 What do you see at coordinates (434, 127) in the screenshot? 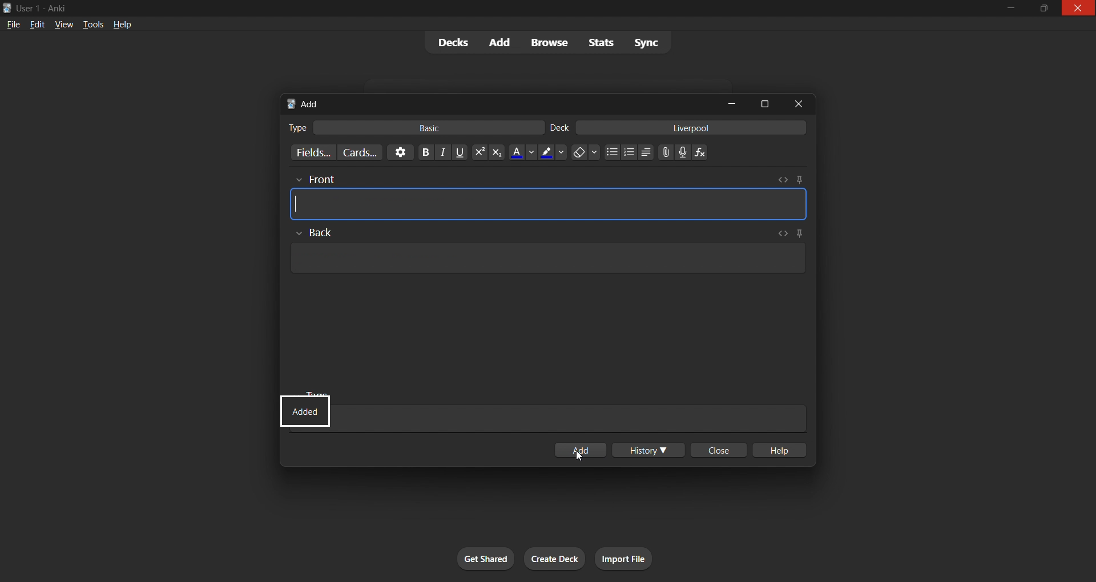
I see `basic card type` at bounding box center [434, 127].